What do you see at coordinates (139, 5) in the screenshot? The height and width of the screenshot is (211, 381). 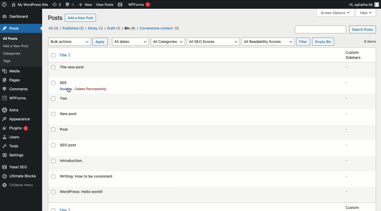 I see `WPForms` at bounding box center [139, 5].